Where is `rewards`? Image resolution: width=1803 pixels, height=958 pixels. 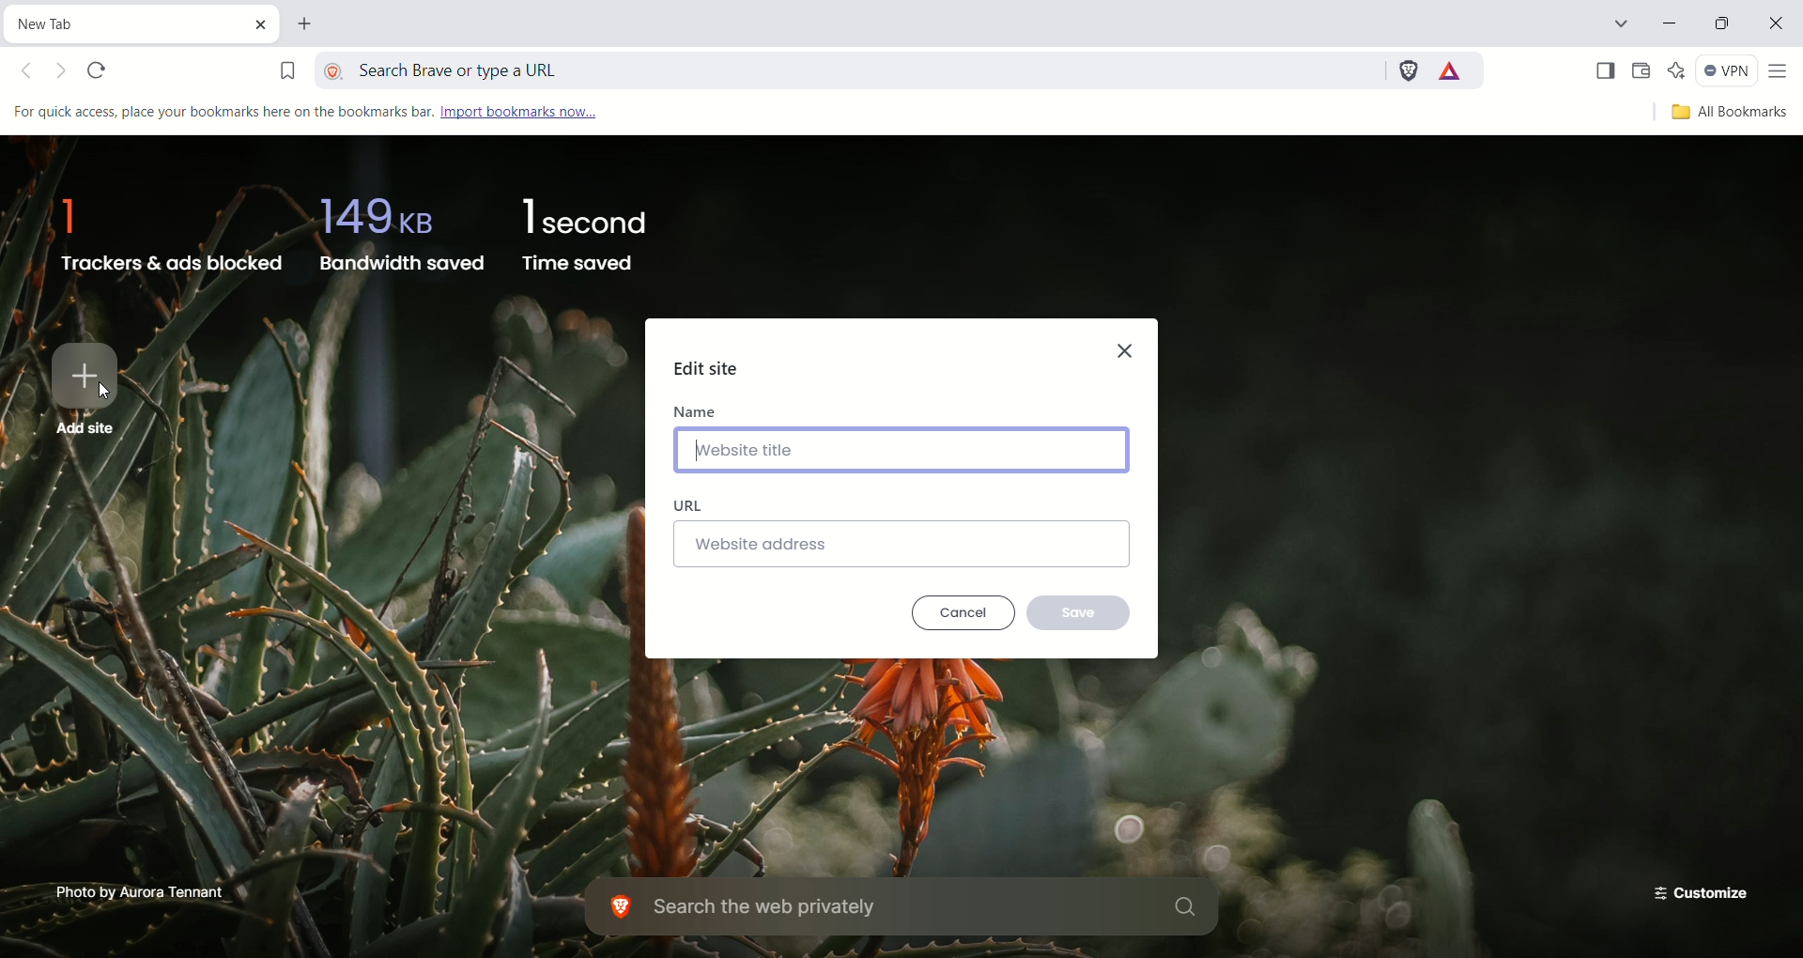
rewards is located at coordinates (1452, 71).